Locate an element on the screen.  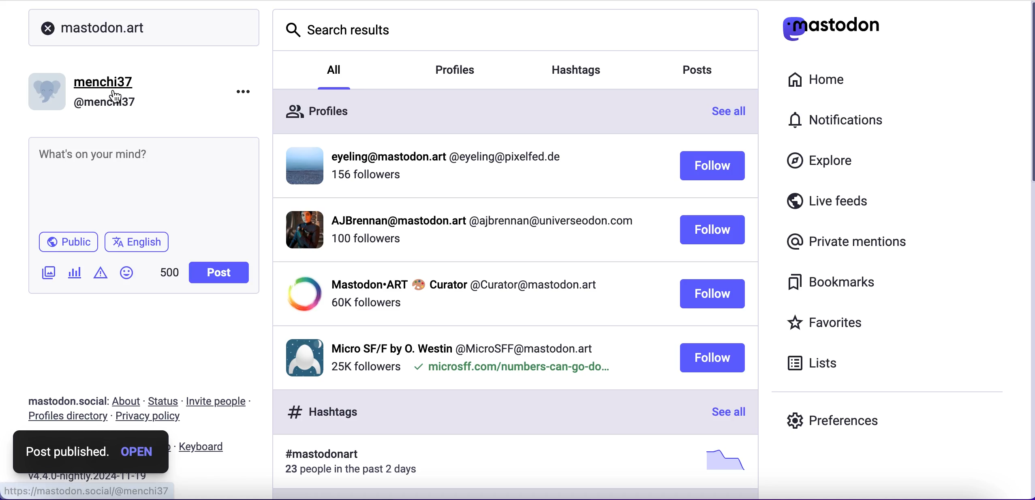
post published is located at coordinates (66, 452).